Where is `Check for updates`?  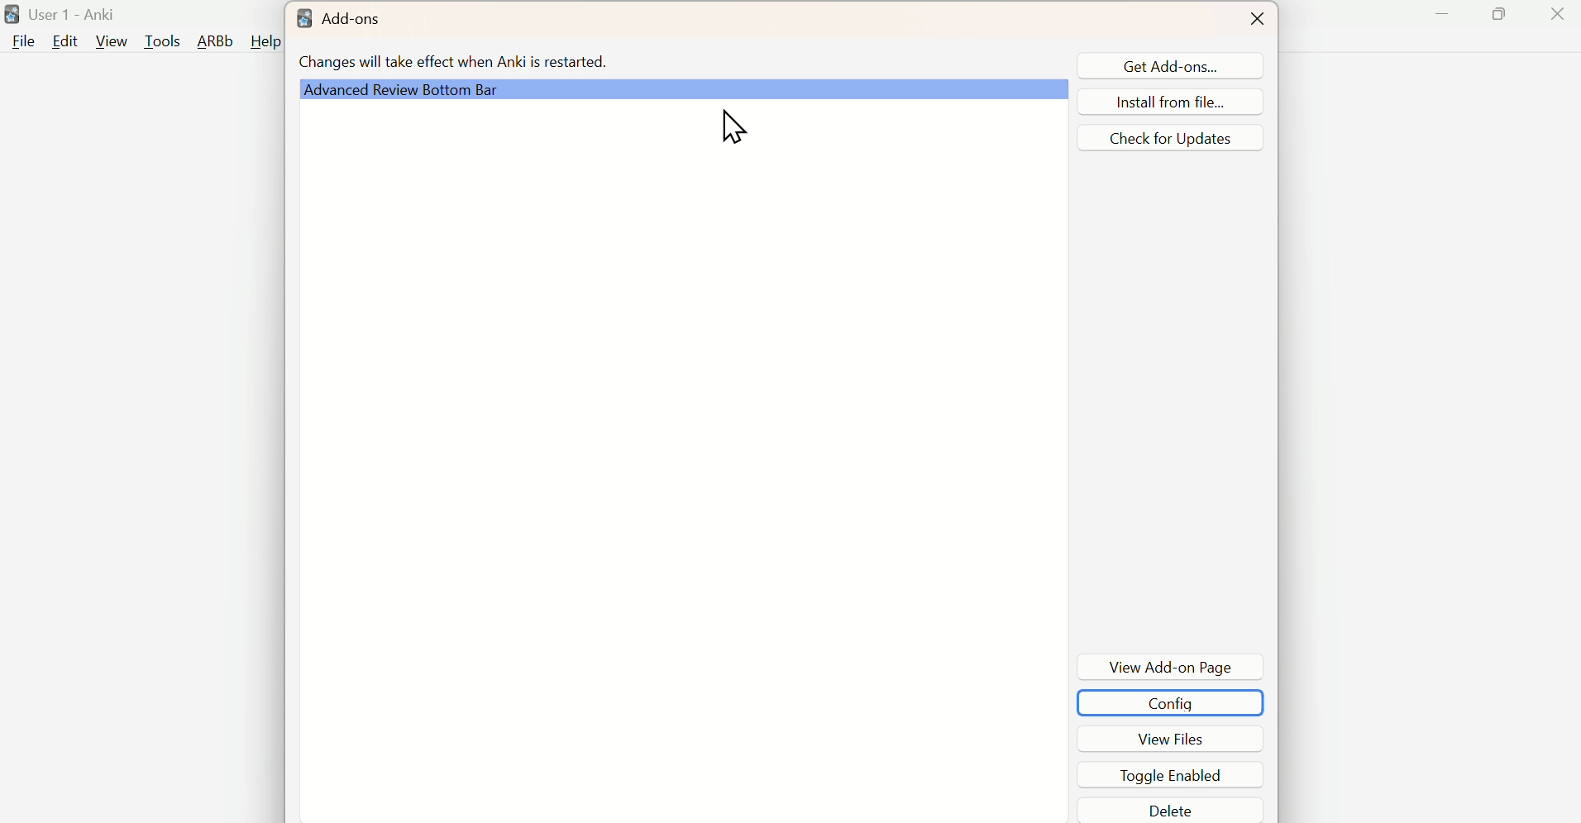
Check for updates is located at coordinates (1167, 140).